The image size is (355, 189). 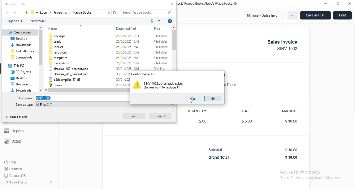 I want to click on get help, so click(x=170, y=21).